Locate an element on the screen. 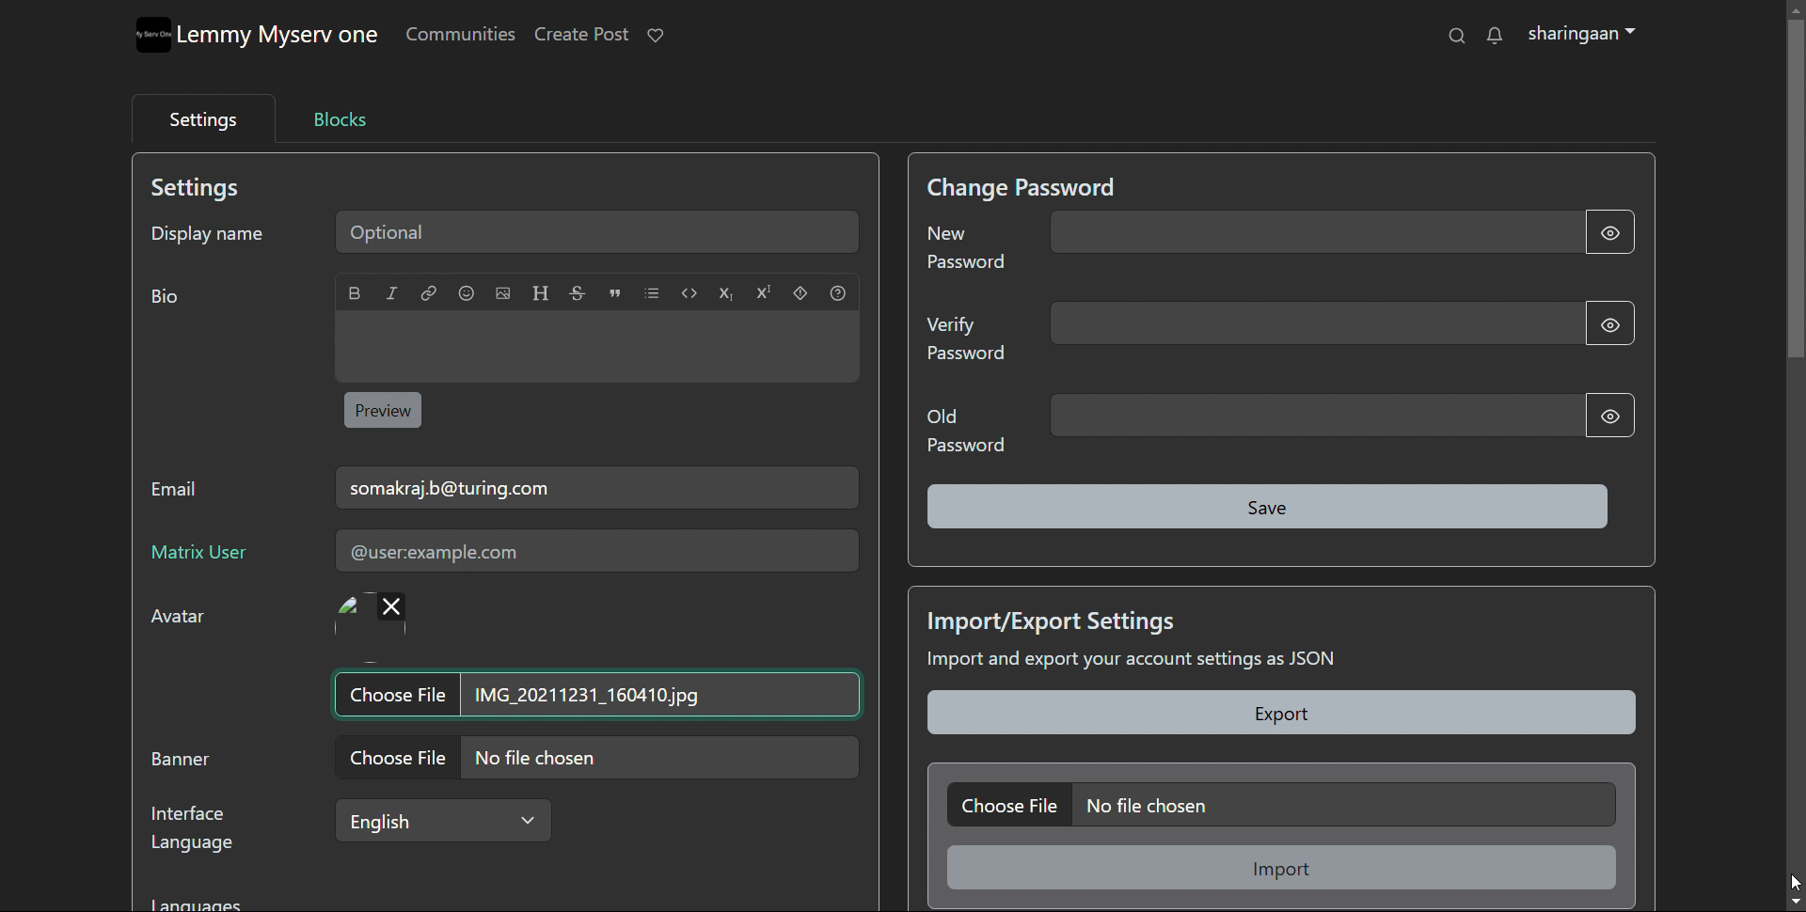  notifications is located at coordinates (1494, 35).